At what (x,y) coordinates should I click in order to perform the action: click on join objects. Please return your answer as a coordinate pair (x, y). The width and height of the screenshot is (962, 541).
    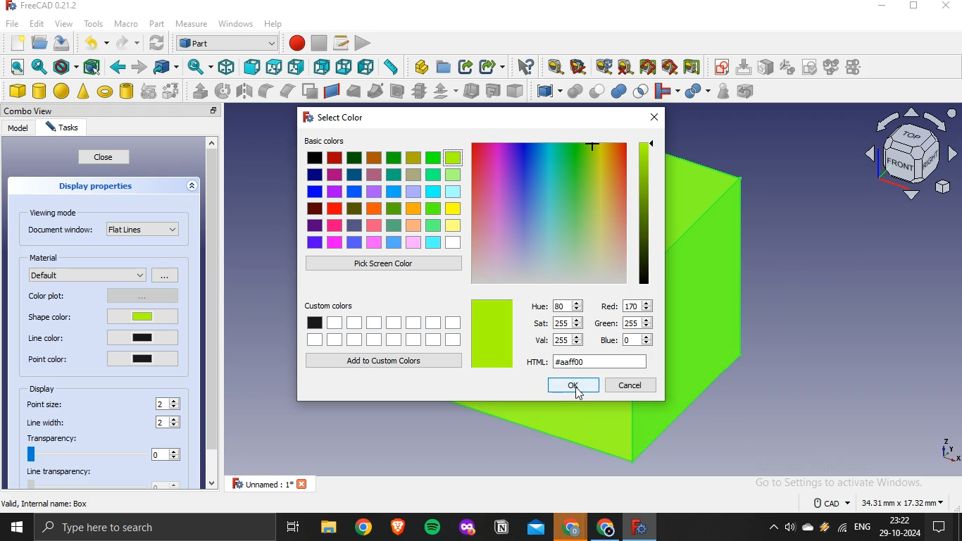
    Looking at the image, I should click on (666, 89).